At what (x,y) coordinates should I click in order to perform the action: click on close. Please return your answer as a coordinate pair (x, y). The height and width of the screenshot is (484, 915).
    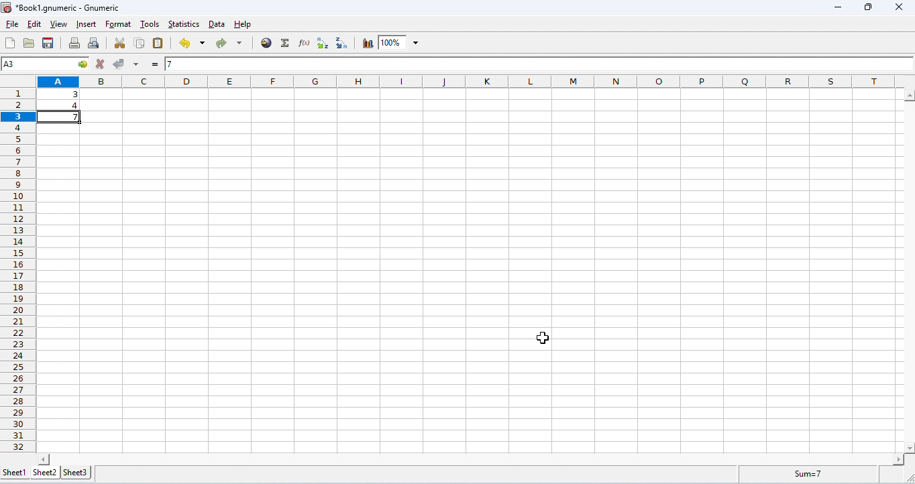
    Looking at the image, I should click on (898, 7).